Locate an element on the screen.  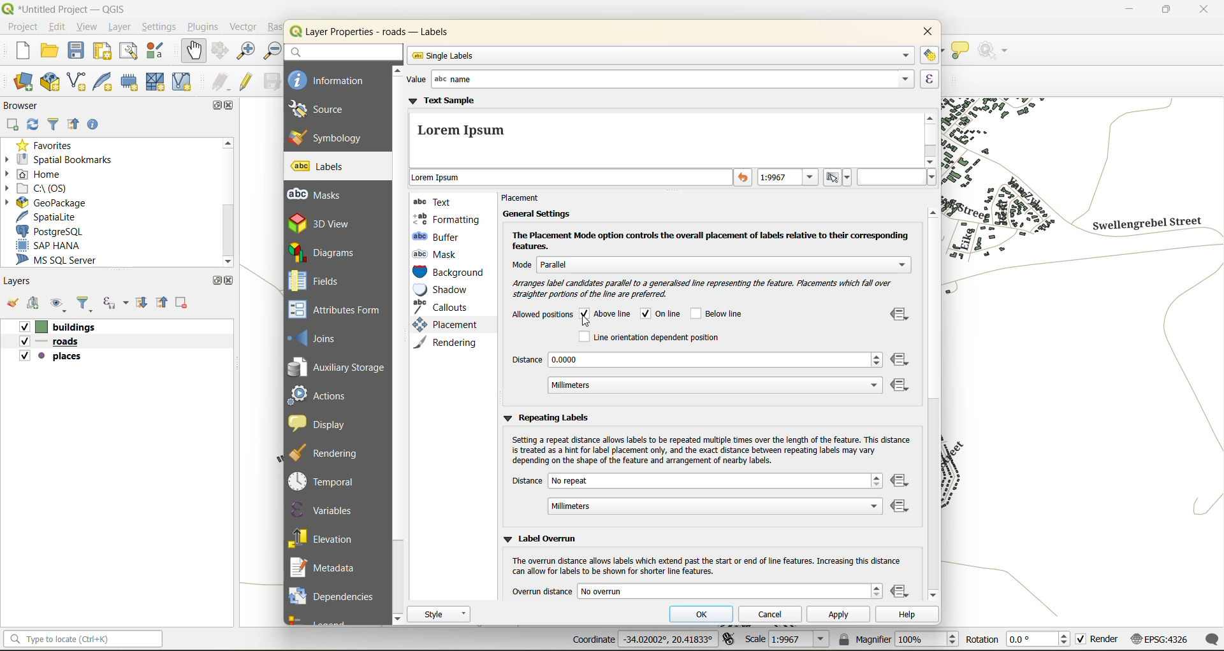
distance is located at coordinates (697, 374).